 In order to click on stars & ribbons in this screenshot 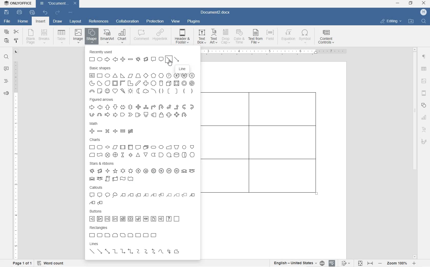, I will do `click(142, 172)`.